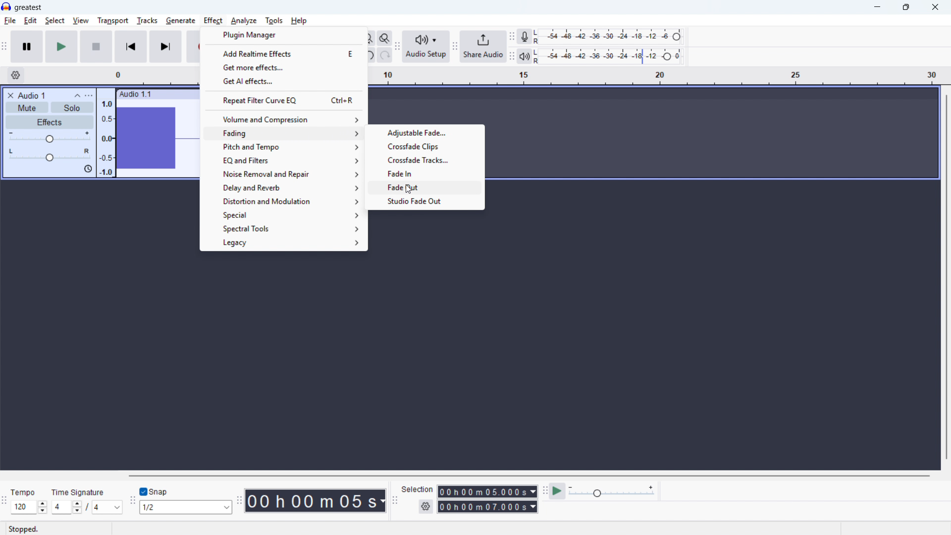 The width and height of the screenshot is (951, 535). I want to click on Skip to start , so click(131, 47).